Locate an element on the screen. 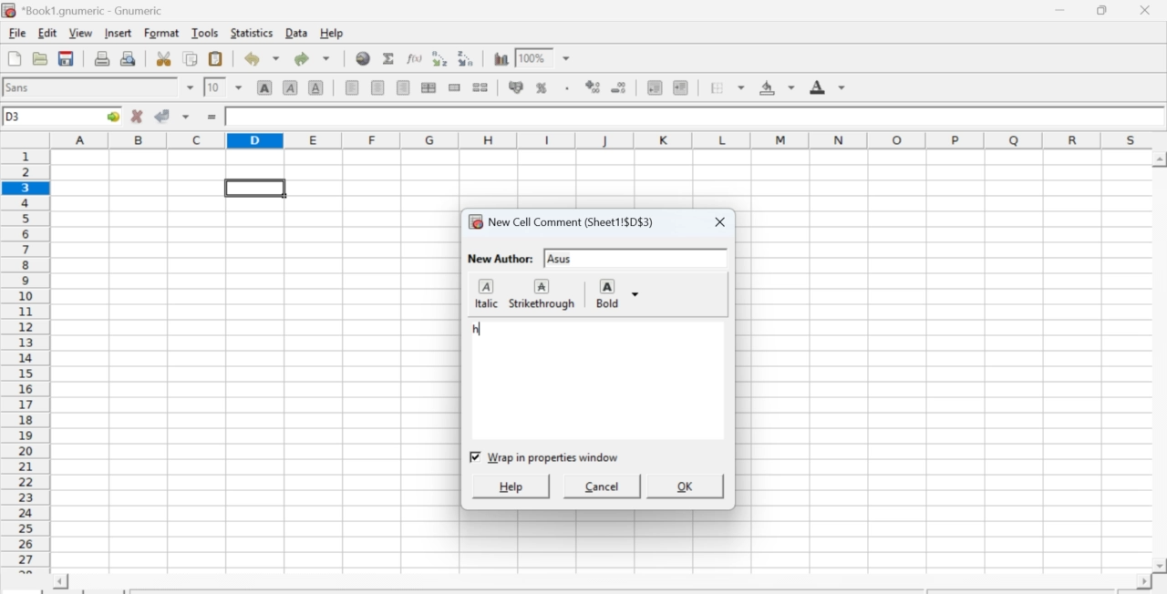 This screenshot has height=594, width=1167. Font Size is located at coordinates (222, 87).